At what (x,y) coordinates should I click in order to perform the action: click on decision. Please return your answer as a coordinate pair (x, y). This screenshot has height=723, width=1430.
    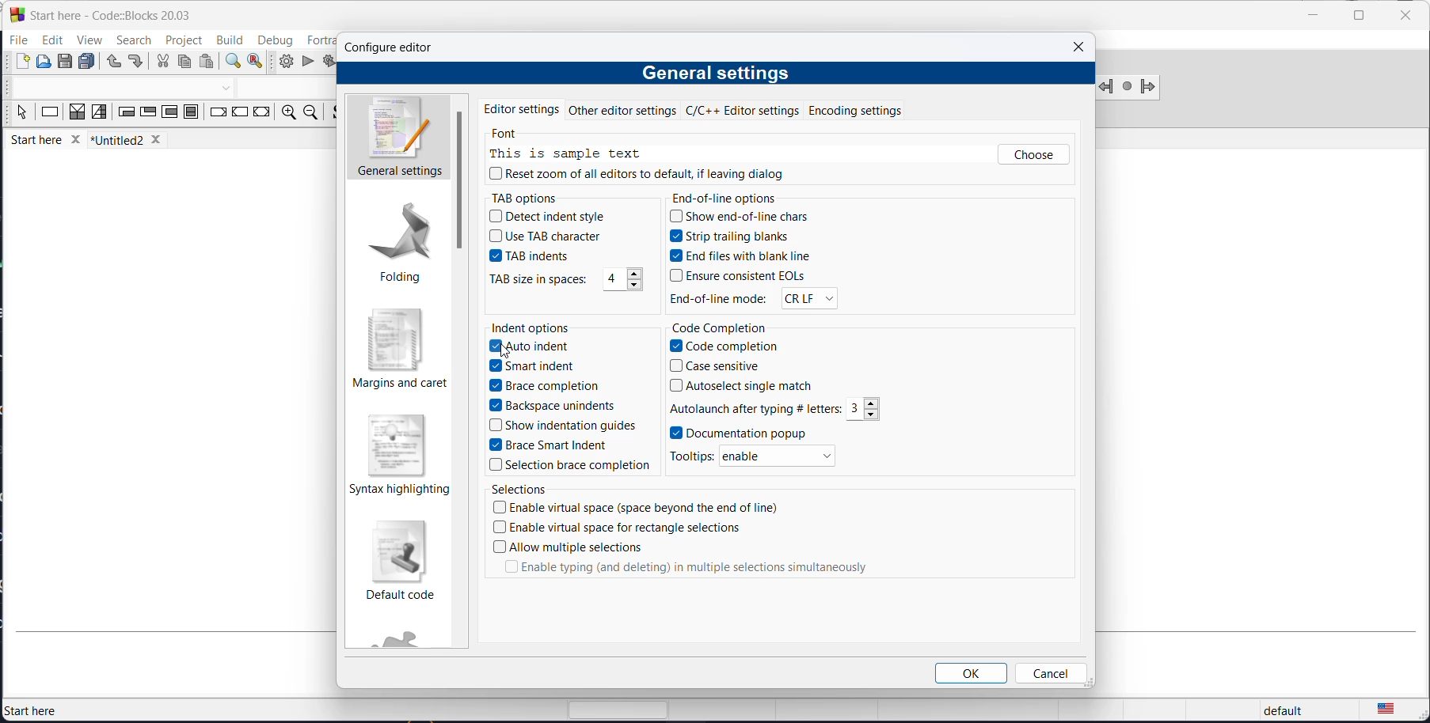
    Looking at the image, I should click on (78, 113).